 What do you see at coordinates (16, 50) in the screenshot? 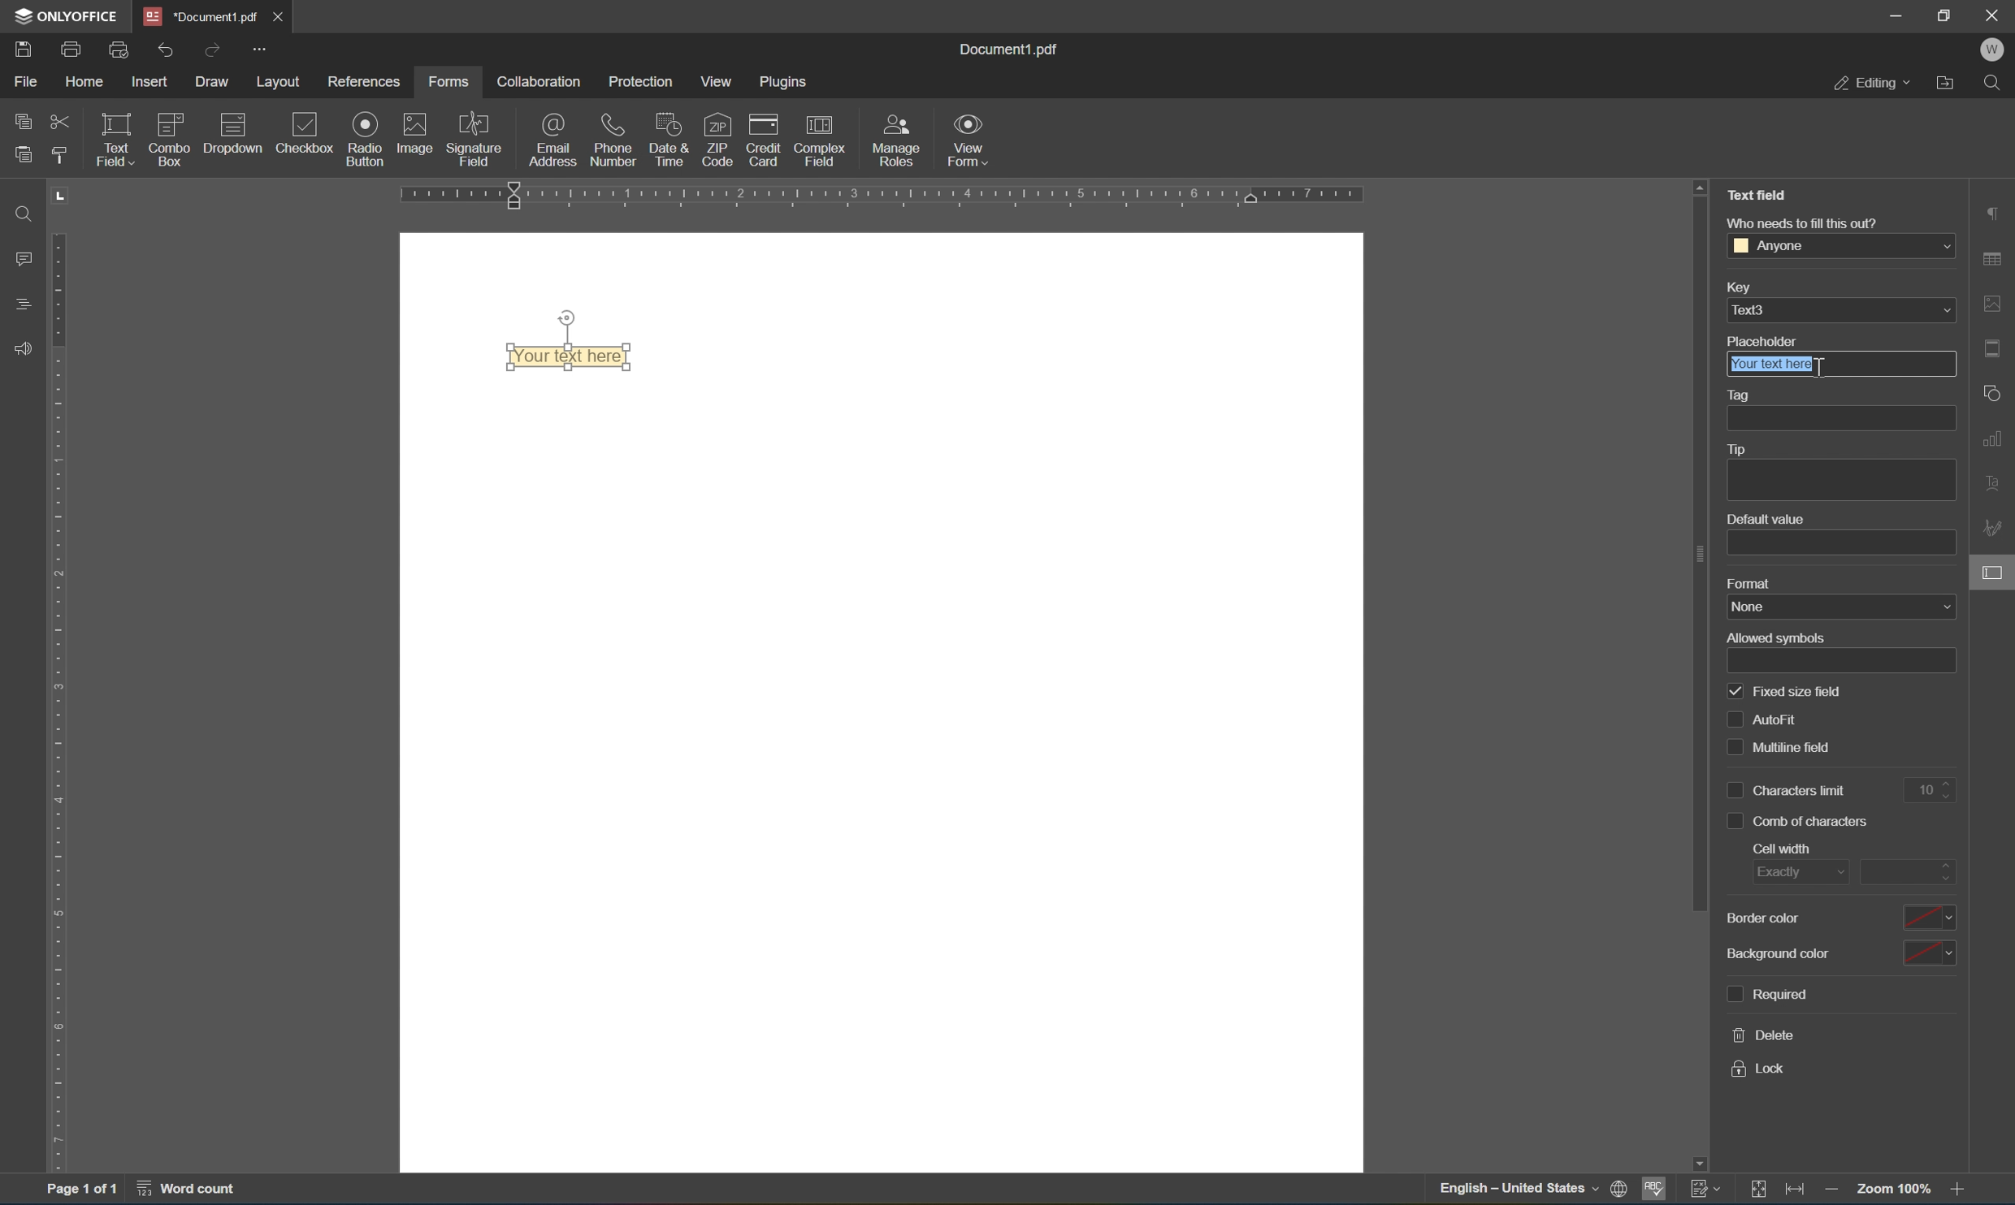
I see `save` at bounding box center [16, 50].